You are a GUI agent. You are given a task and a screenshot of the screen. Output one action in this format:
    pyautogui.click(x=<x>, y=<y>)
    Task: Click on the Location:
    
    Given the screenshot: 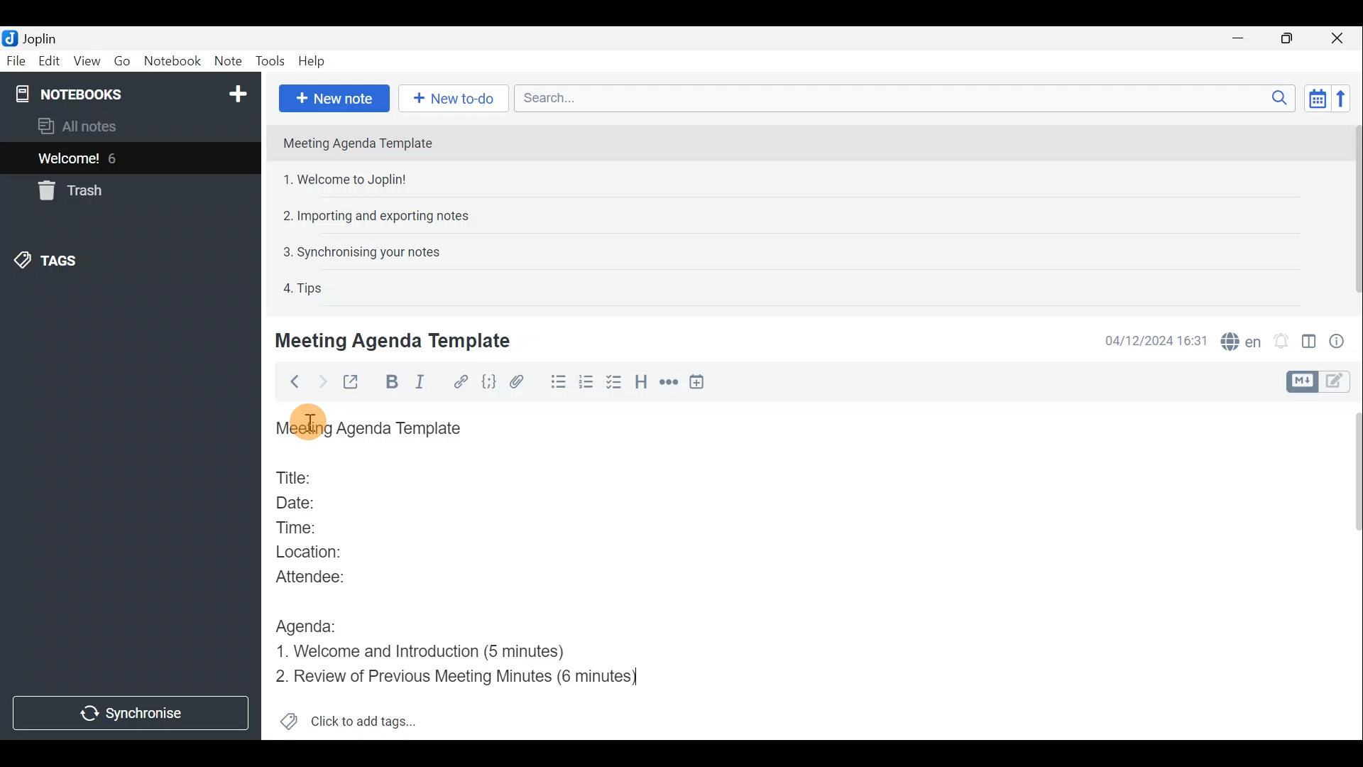 What is the action you would take?
    pyautogui.click(x=314, y=553)
    